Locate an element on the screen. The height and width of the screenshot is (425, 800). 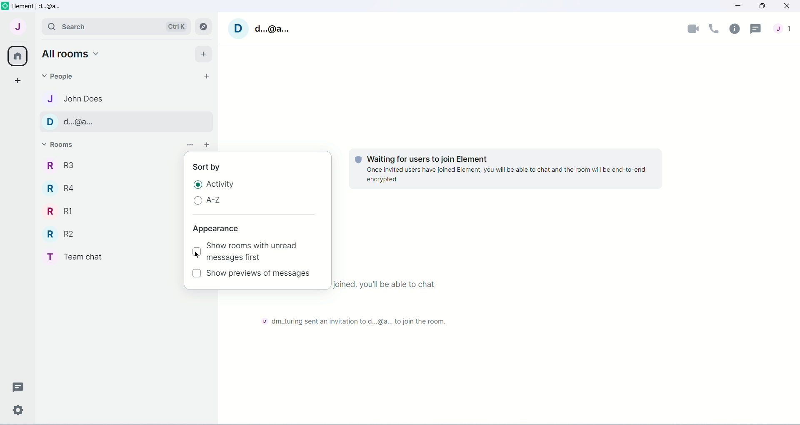
Voice Call is located at coordinates (714, 29).